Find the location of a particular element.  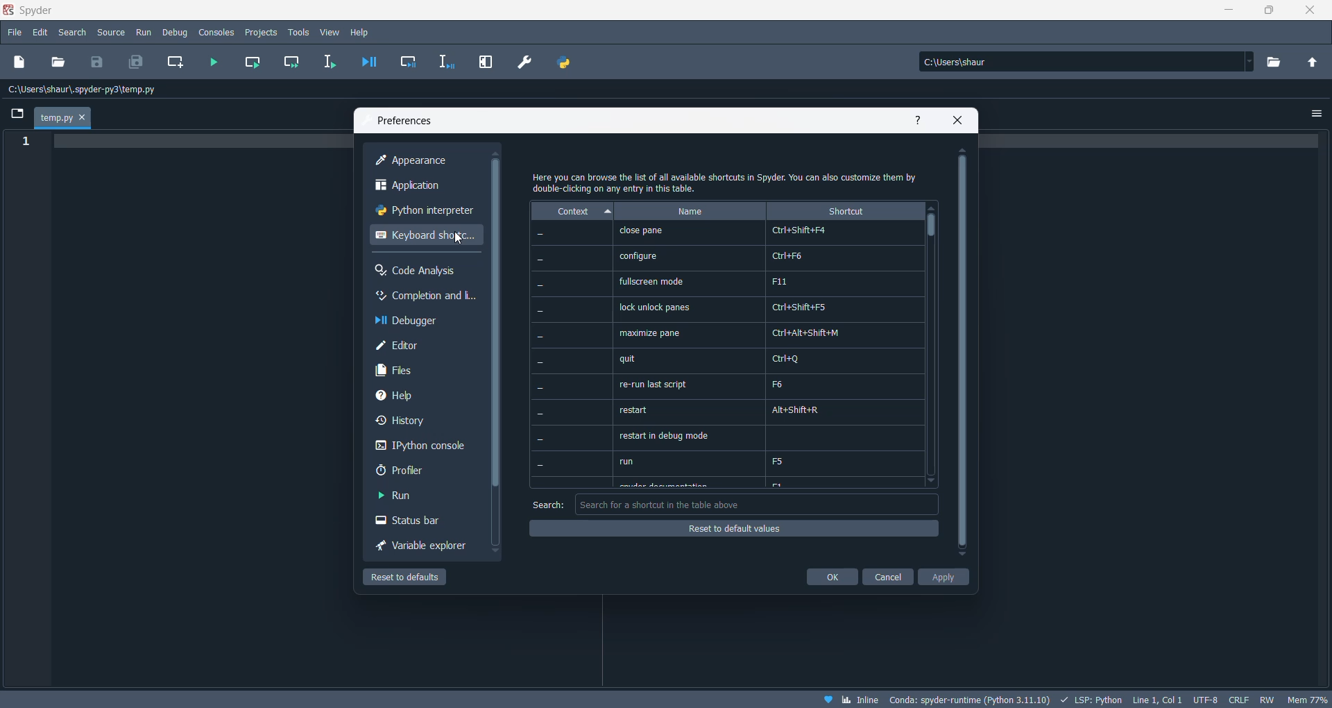

move down is located at coordinates (937, 482).